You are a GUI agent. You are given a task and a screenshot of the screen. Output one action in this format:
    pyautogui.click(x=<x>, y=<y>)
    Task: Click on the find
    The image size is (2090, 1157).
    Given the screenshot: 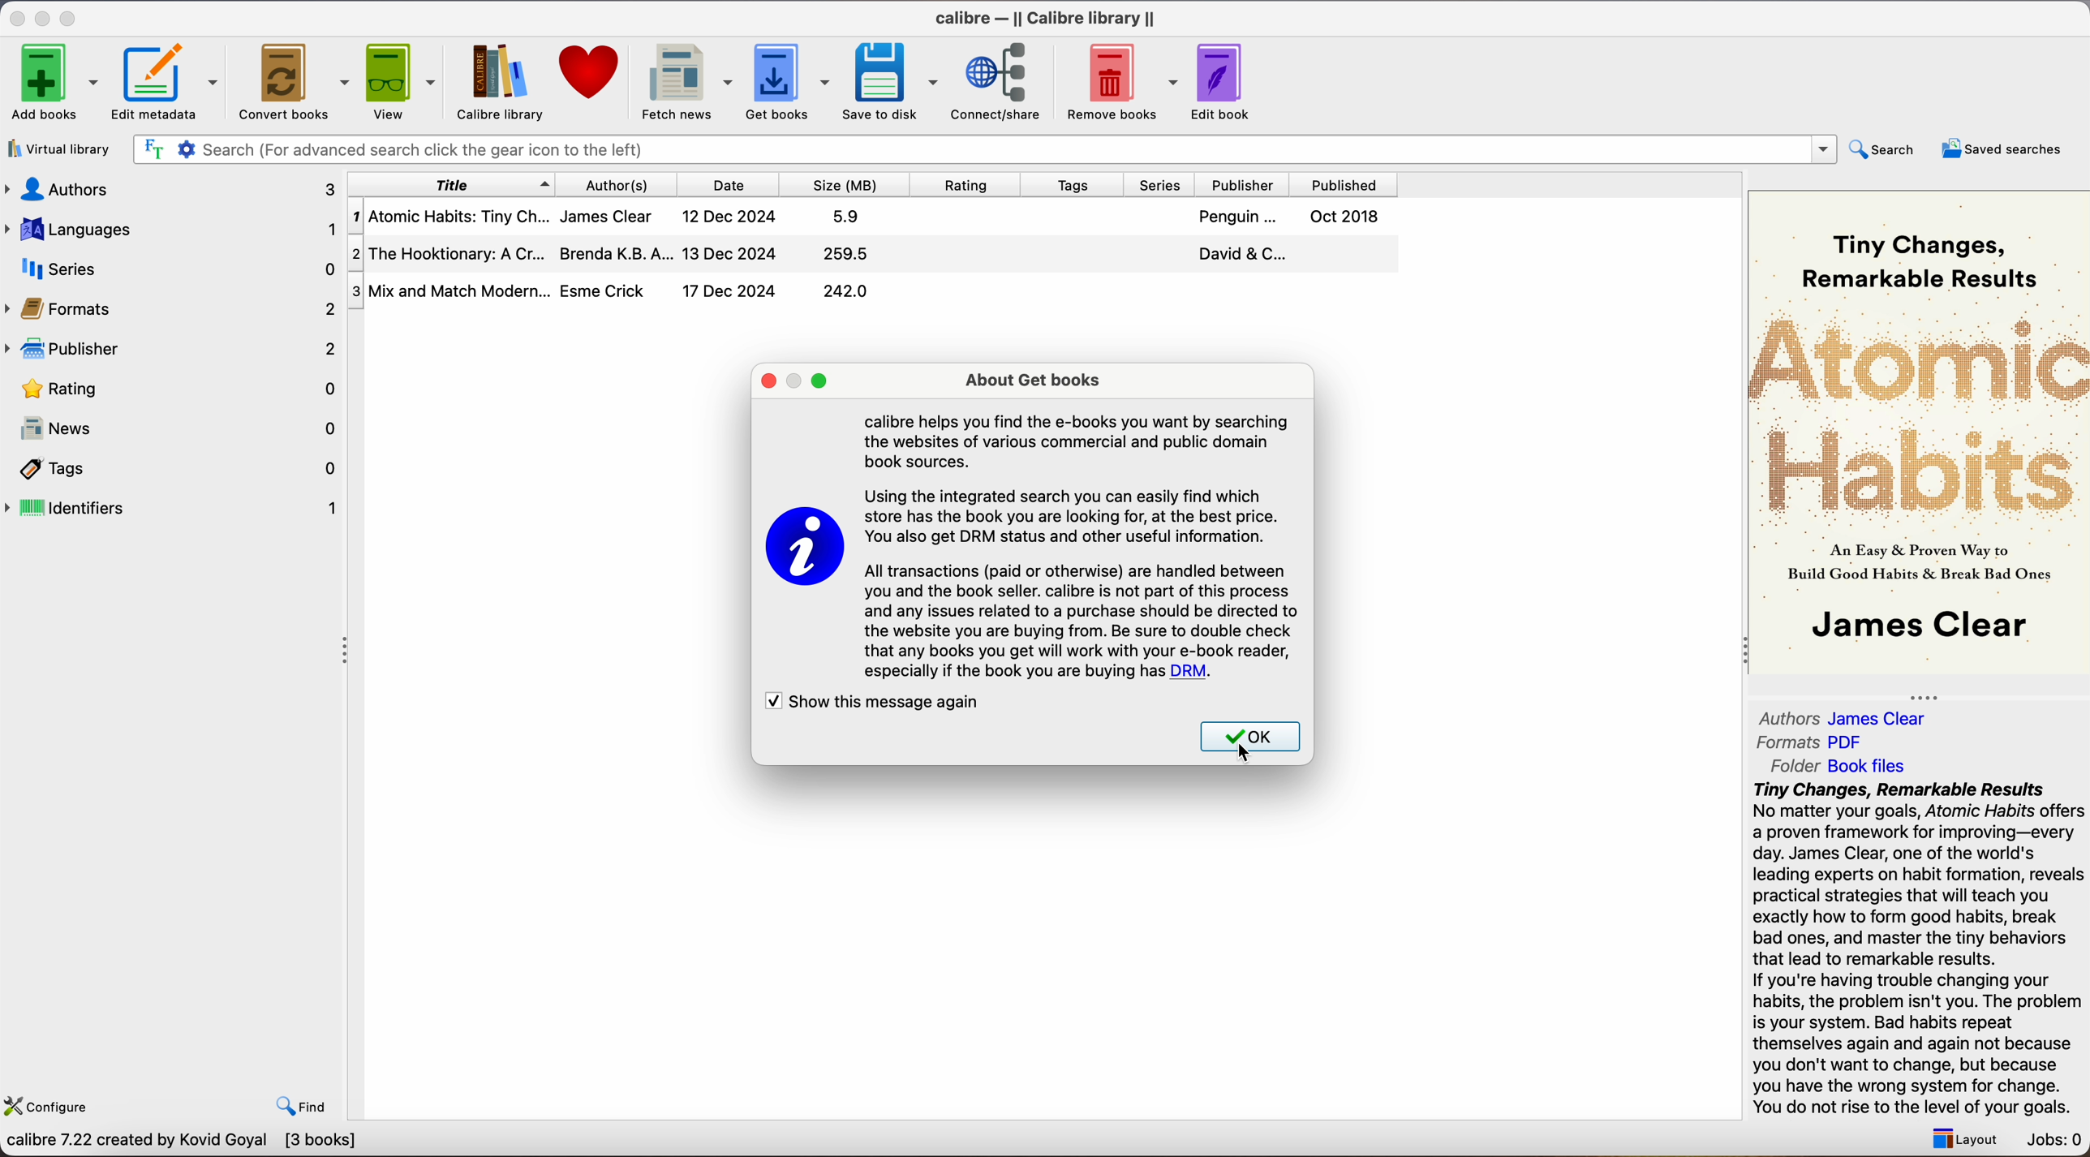 What is the action you would take?
    pyautogui.click(x=302, y=1106)
    